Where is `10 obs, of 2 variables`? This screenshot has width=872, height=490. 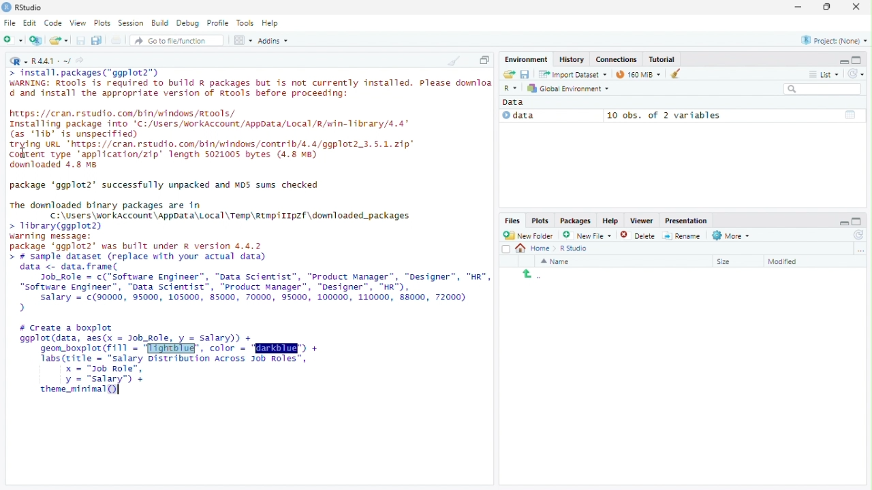
10 obs, of 2 variables is located at coordinates (734, 115).